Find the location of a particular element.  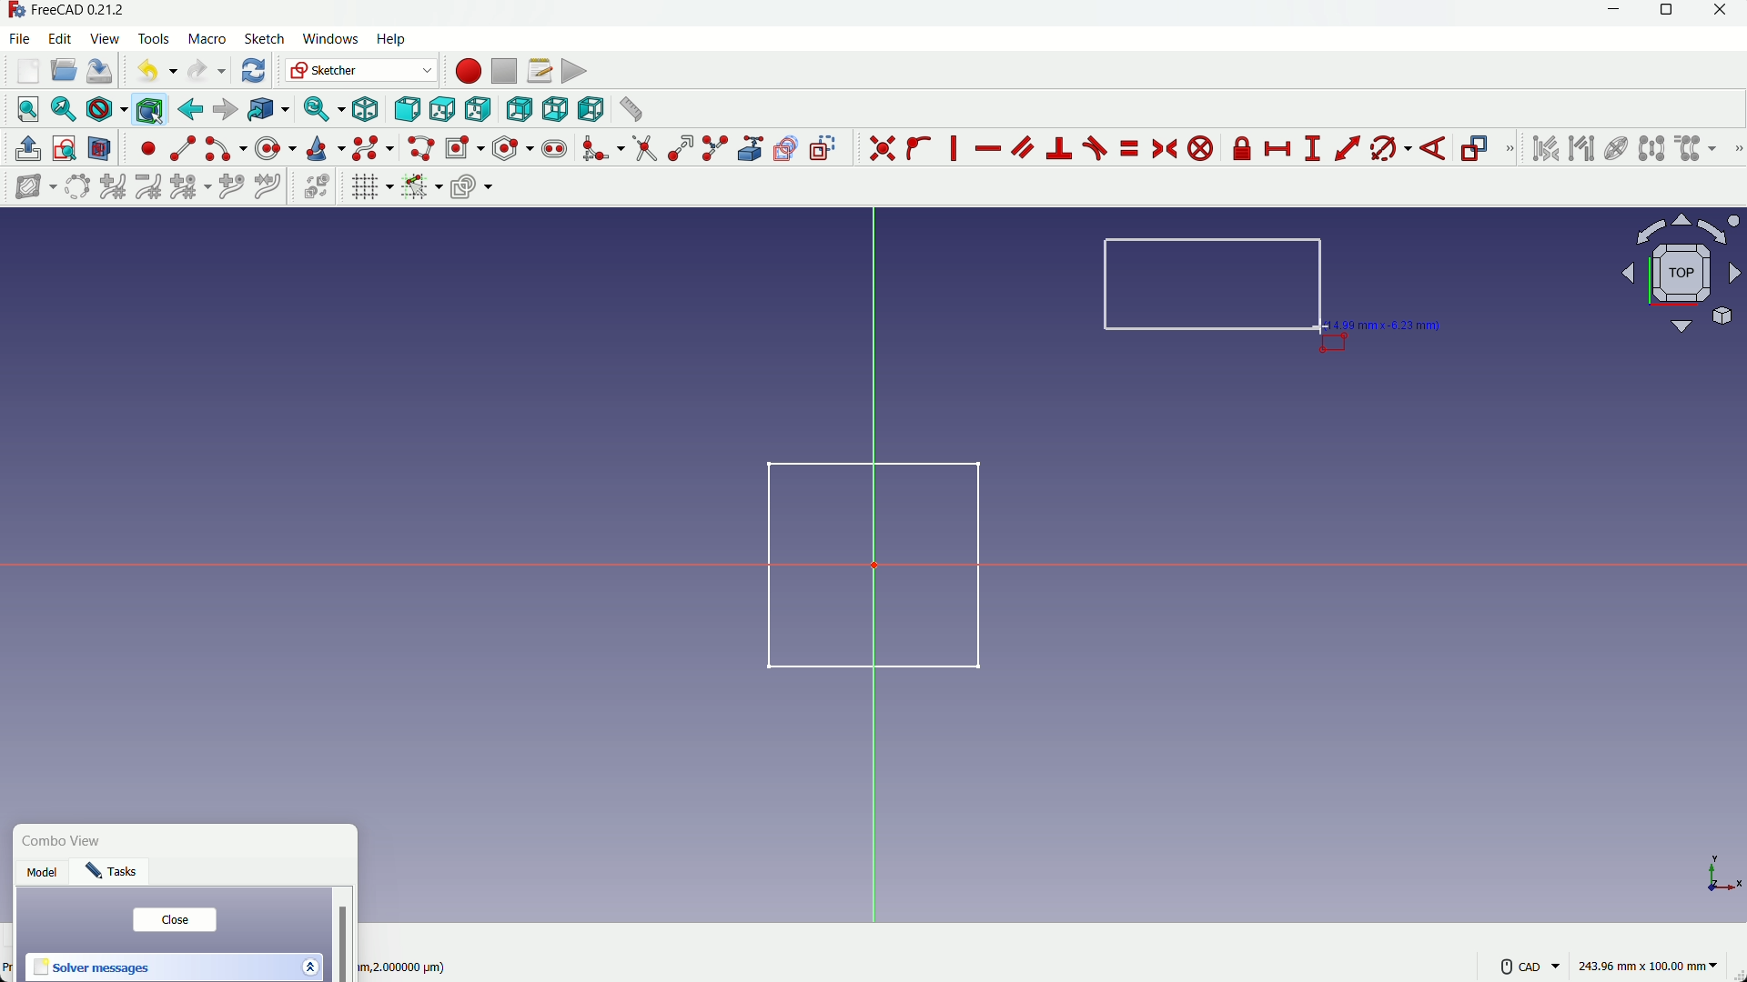

save file is located at coordinates (100, 72).